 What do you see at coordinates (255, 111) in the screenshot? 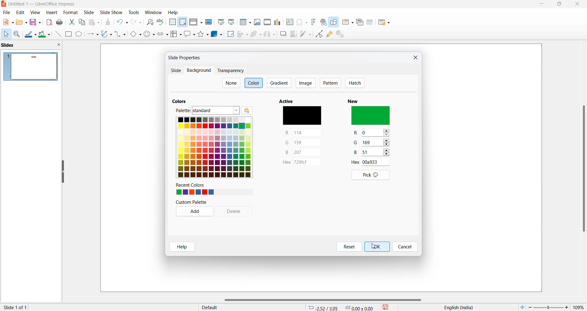
I see `add color palettes via extension` at bounding box center [255, 111].